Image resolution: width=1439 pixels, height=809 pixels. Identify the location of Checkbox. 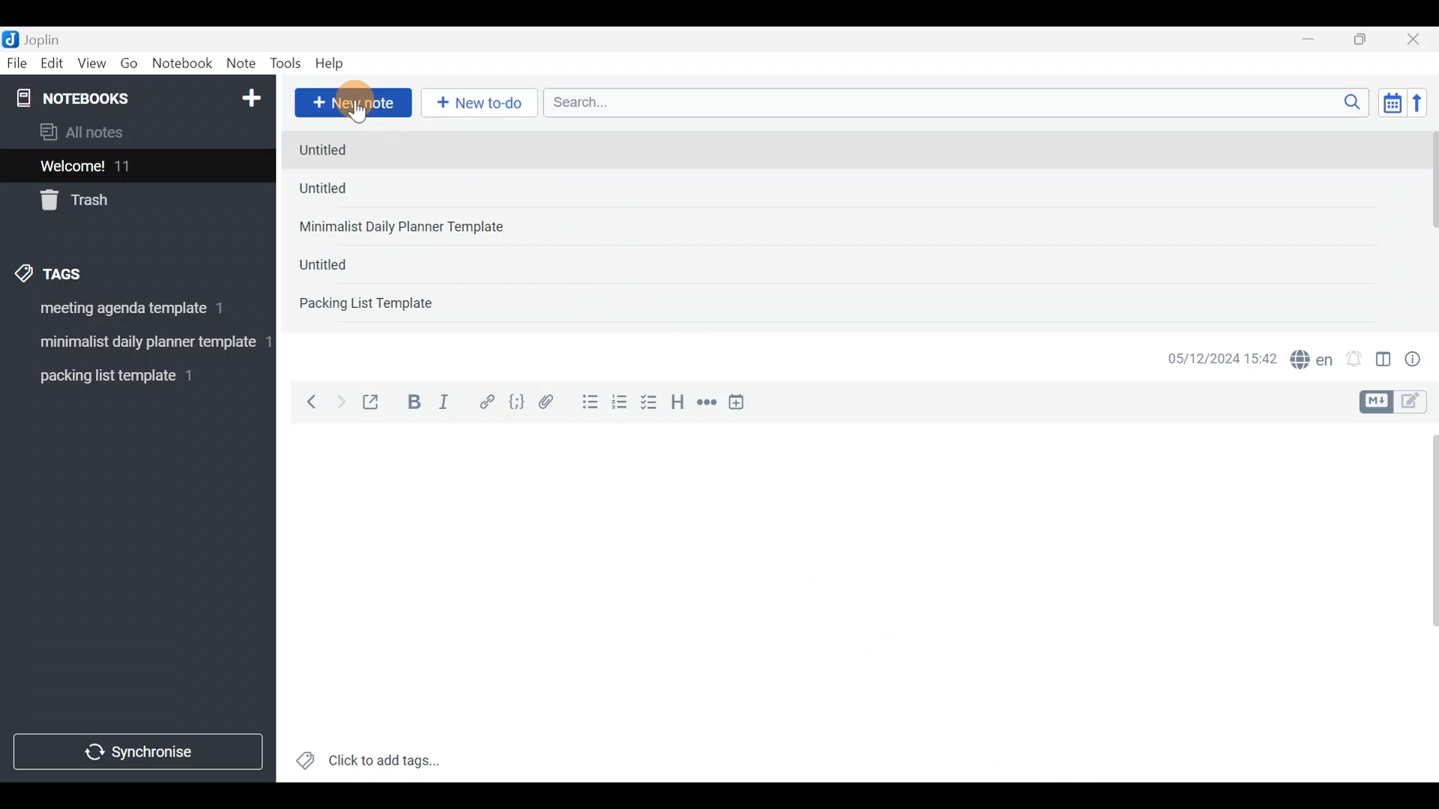
(651, 404).